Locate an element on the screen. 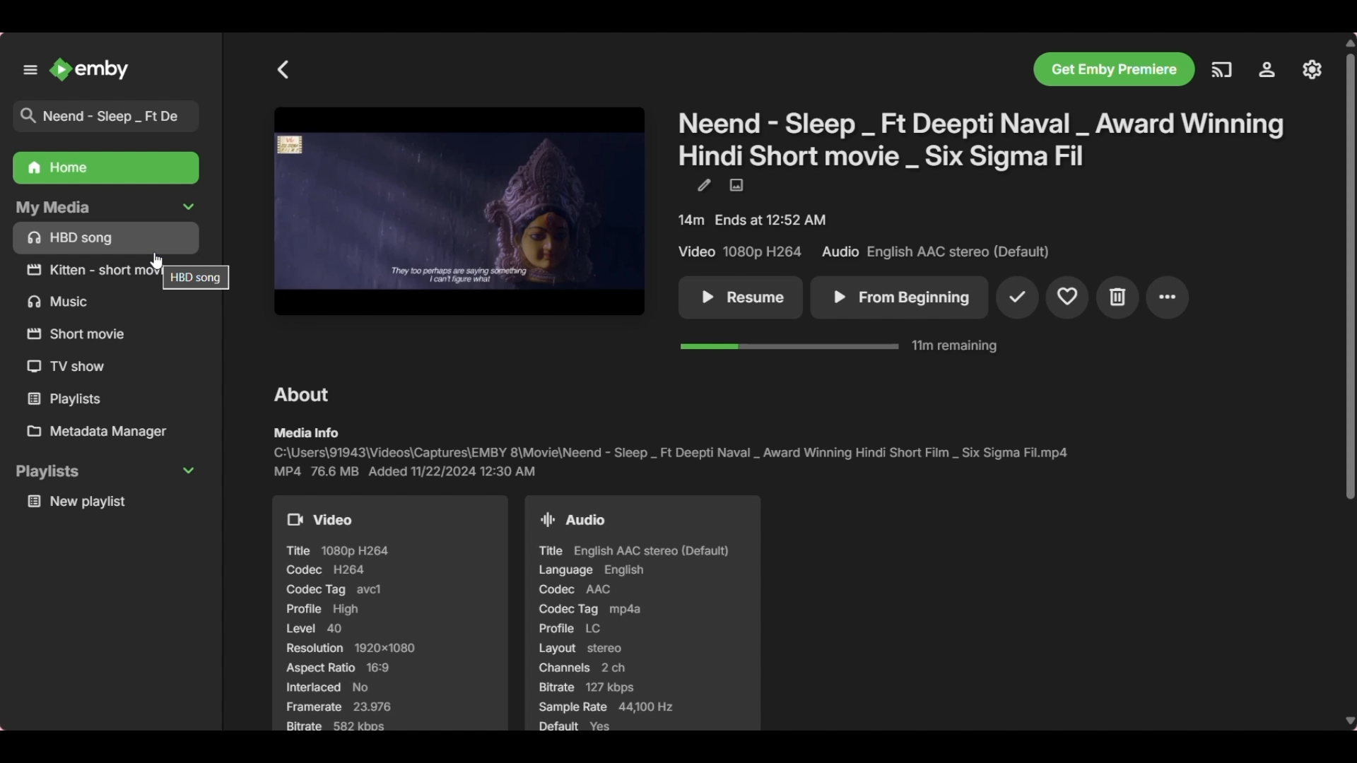  Unpin left panel is located at coordinates (31, 69).